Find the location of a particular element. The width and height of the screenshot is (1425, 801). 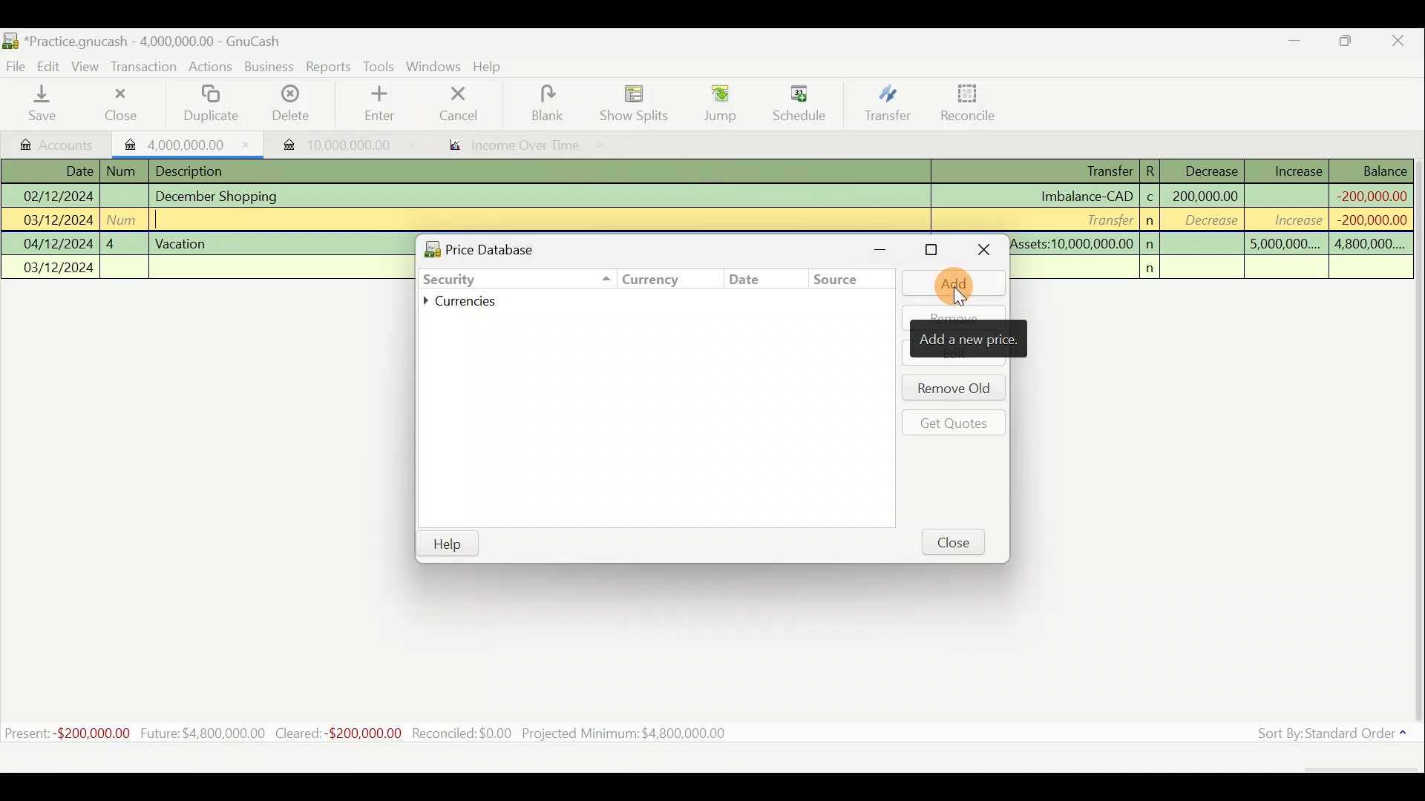

decrease is located at coordinates (1207, 222).